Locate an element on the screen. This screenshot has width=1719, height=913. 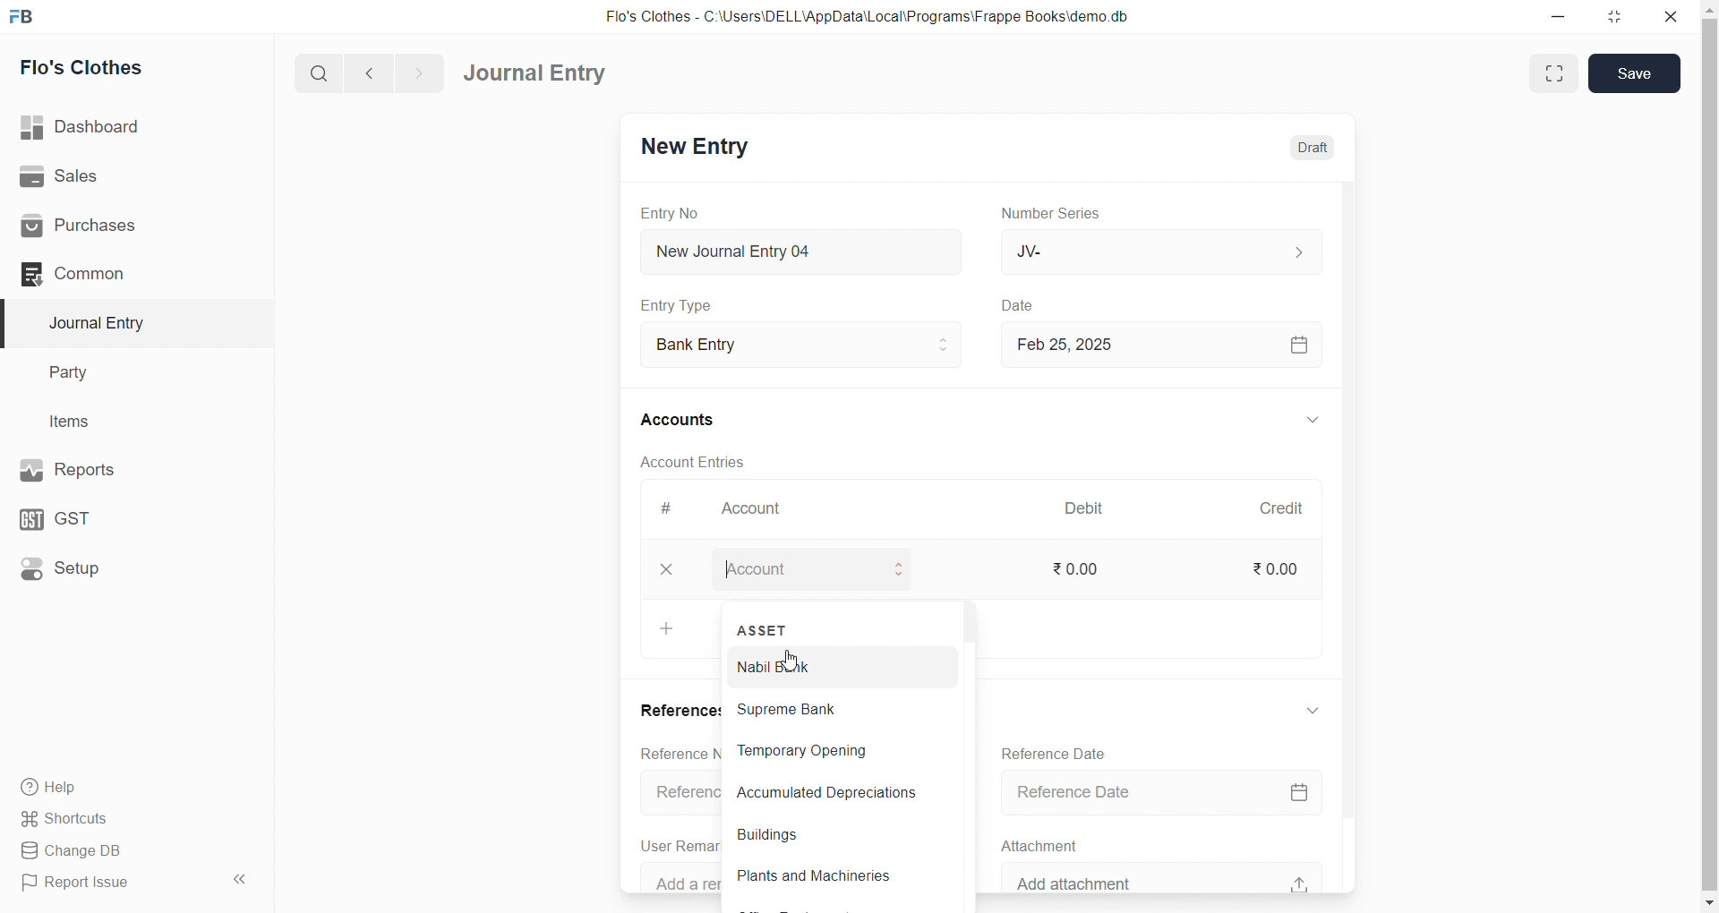
Expand/collapse is located at coordinates (1312, 710).